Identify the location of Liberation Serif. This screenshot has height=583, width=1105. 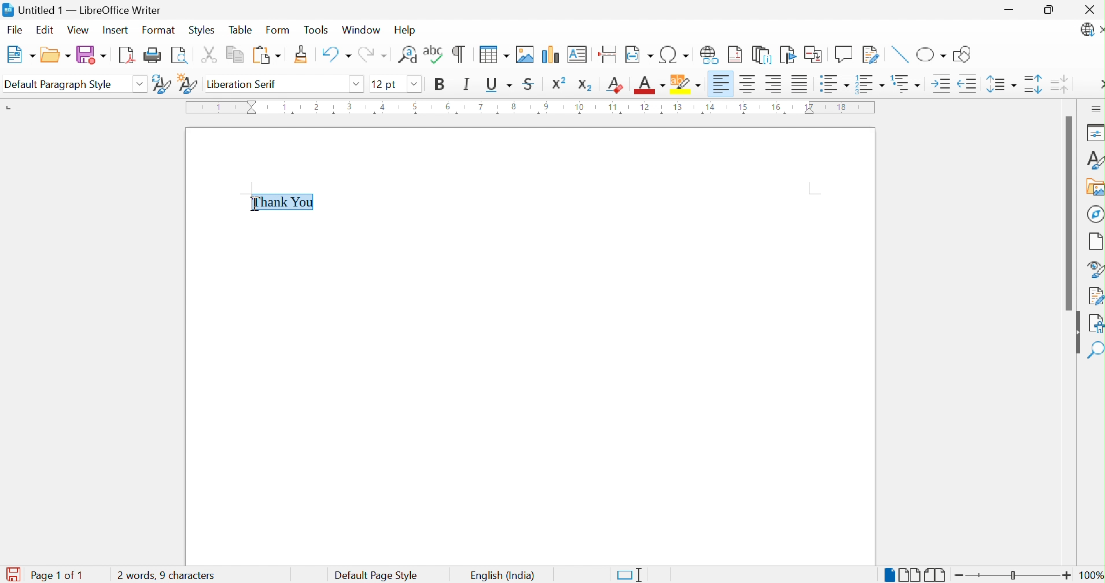
(241, 84).